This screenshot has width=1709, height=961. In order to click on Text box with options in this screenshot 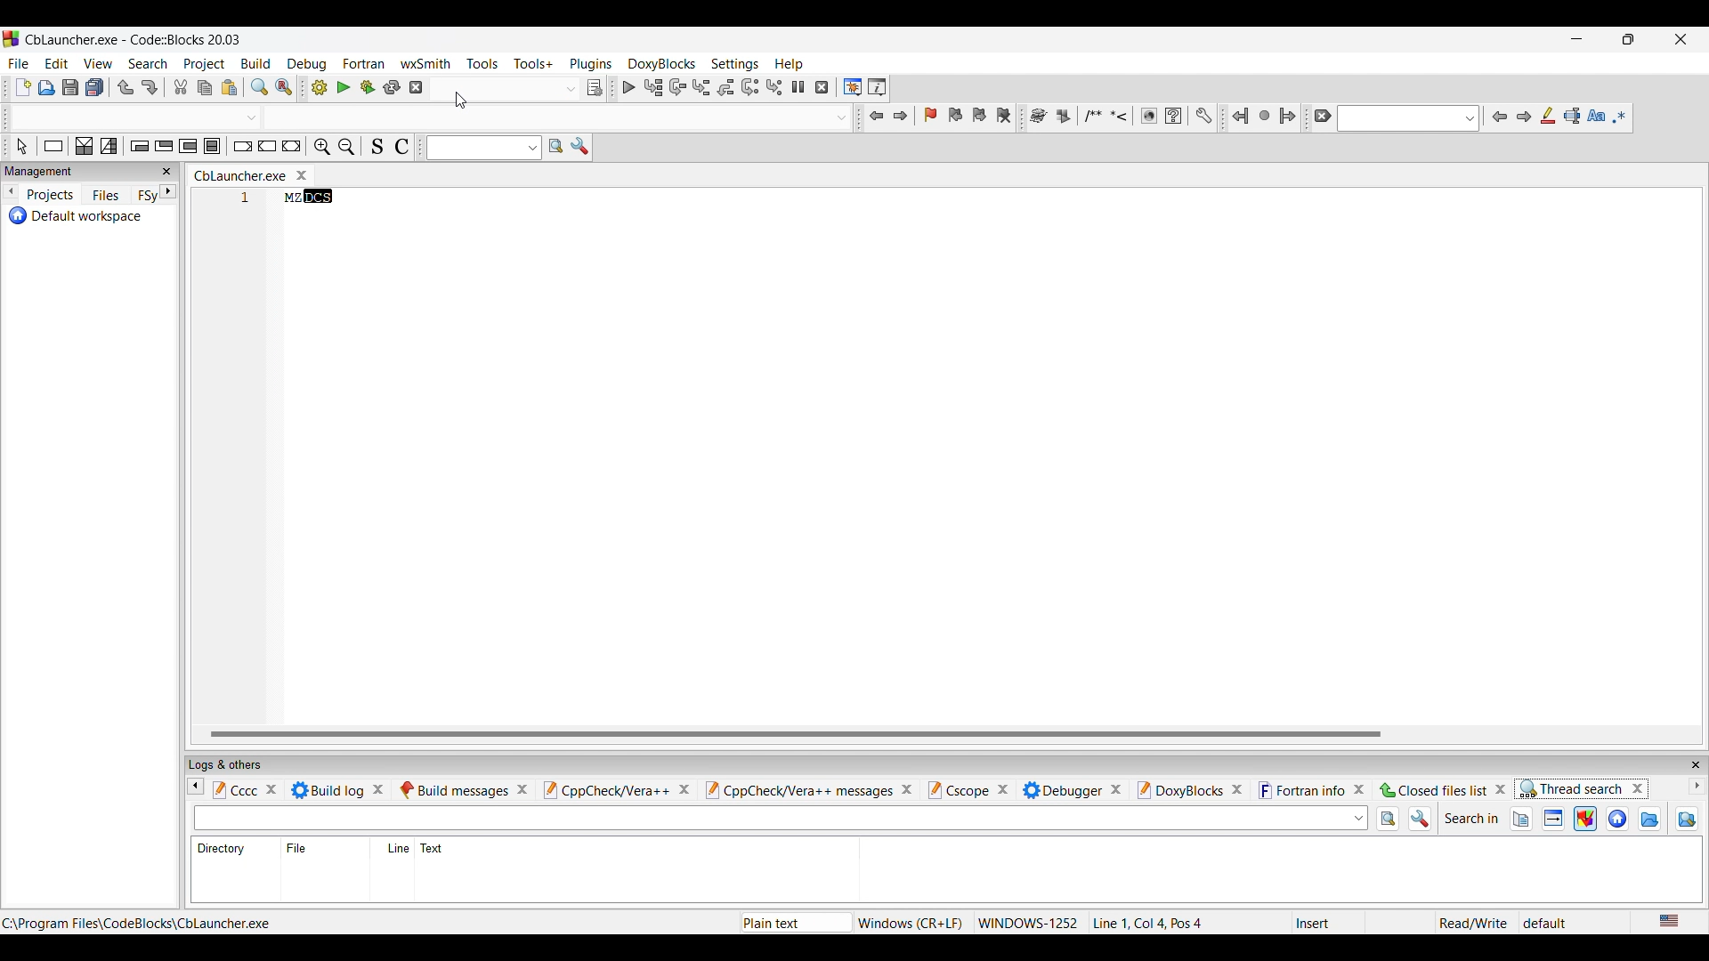, I will do `click(1407, 118)`.